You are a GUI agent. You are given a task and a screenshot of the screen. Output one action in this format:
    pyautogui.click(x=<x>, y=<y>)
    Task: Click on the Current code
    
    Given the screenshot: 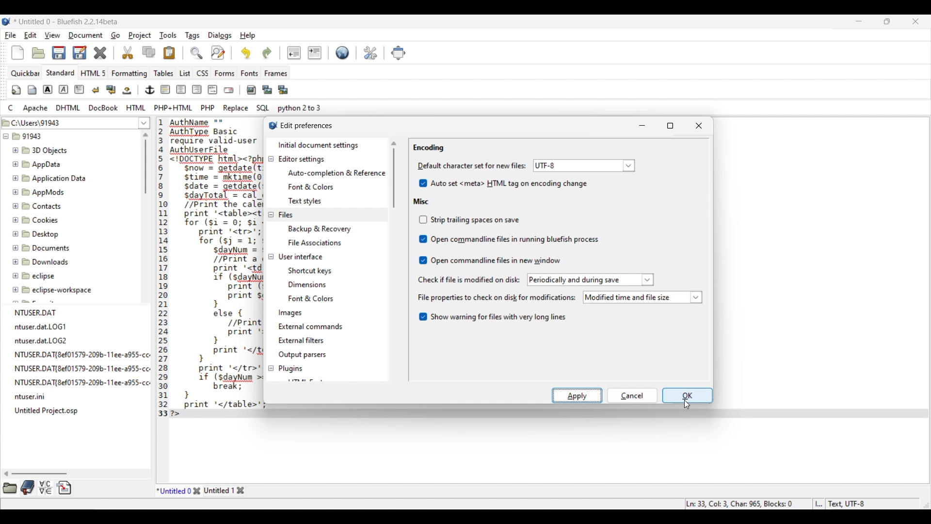 What is the action you would take?
    pyautogui.click(x=209, y=268)
    